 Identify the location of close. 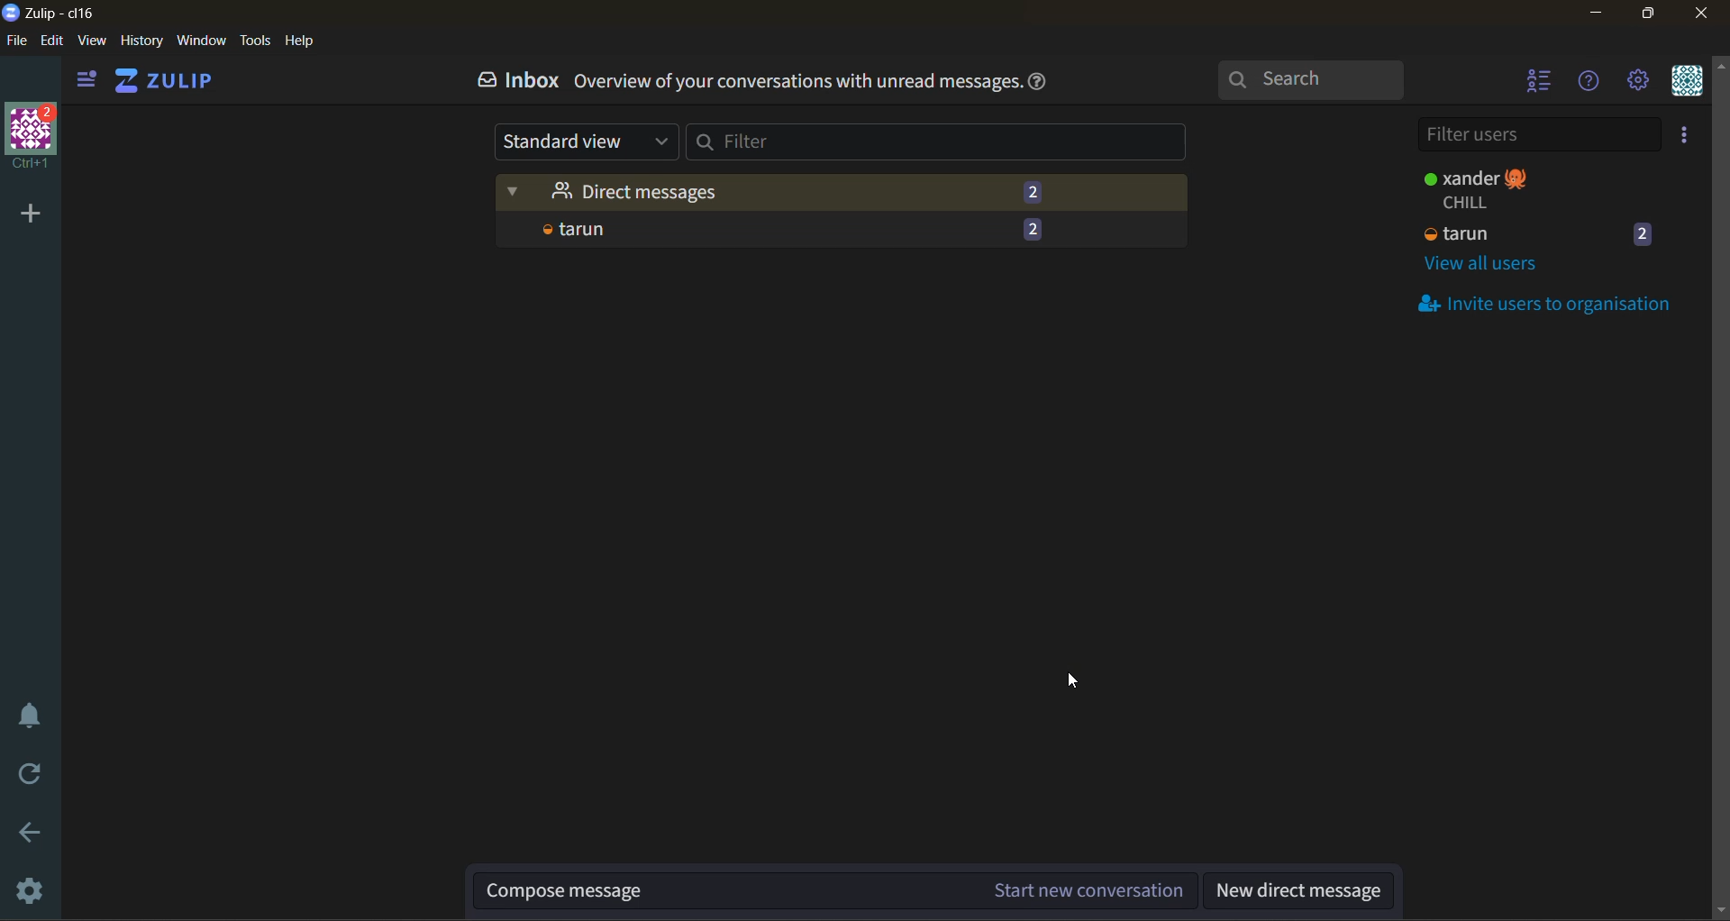
(1704, 16).